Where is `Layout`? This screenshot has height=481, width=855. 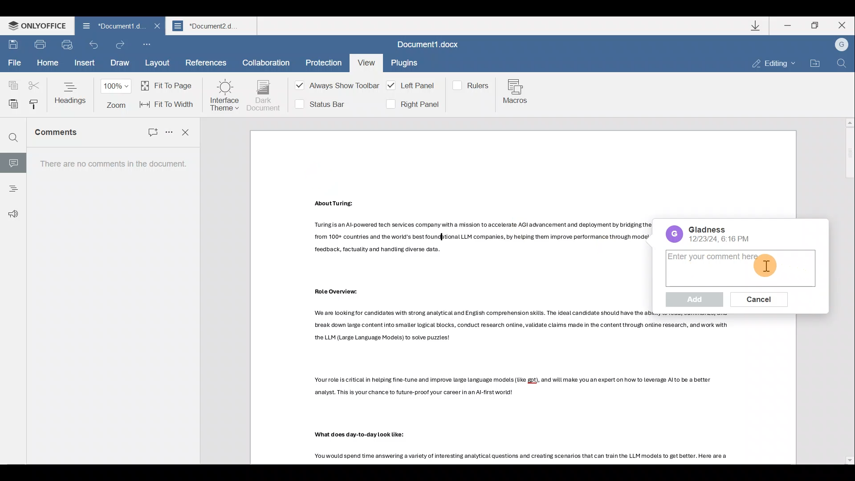
Layout is located at coordinates (158, 64).